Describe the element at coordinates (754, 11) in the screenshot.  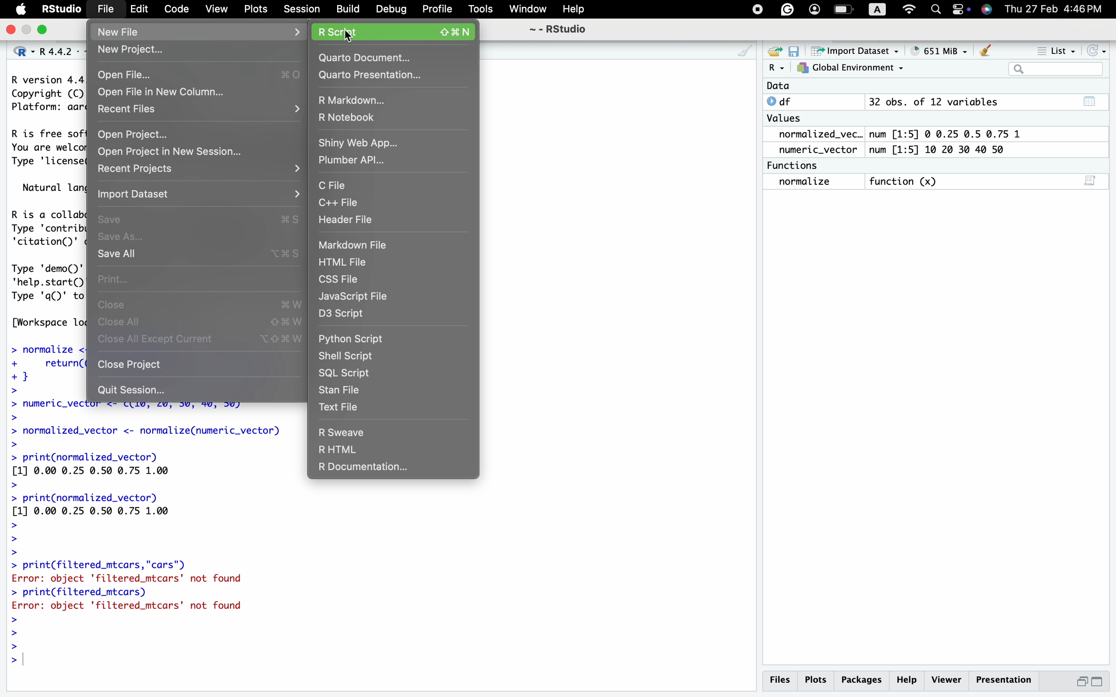
I see `pause` at that location.